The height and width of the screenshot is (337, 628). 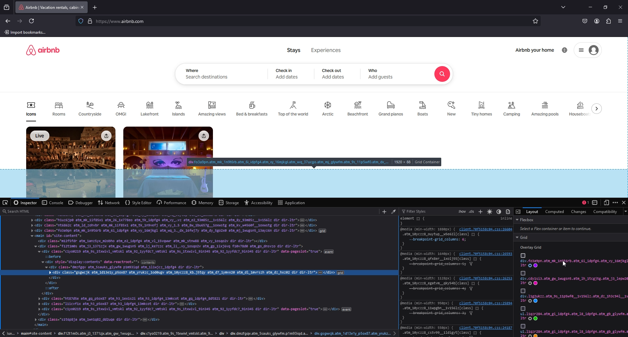 What do you see at coordinates (31, 111) in the screenshot?
I see `Icons` at bounding box center [31, 111].